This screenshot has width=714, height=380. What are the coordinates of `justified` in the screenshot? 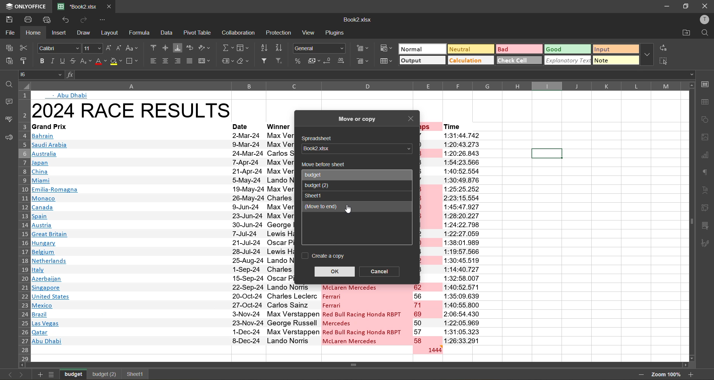 It's located at (190, 61).